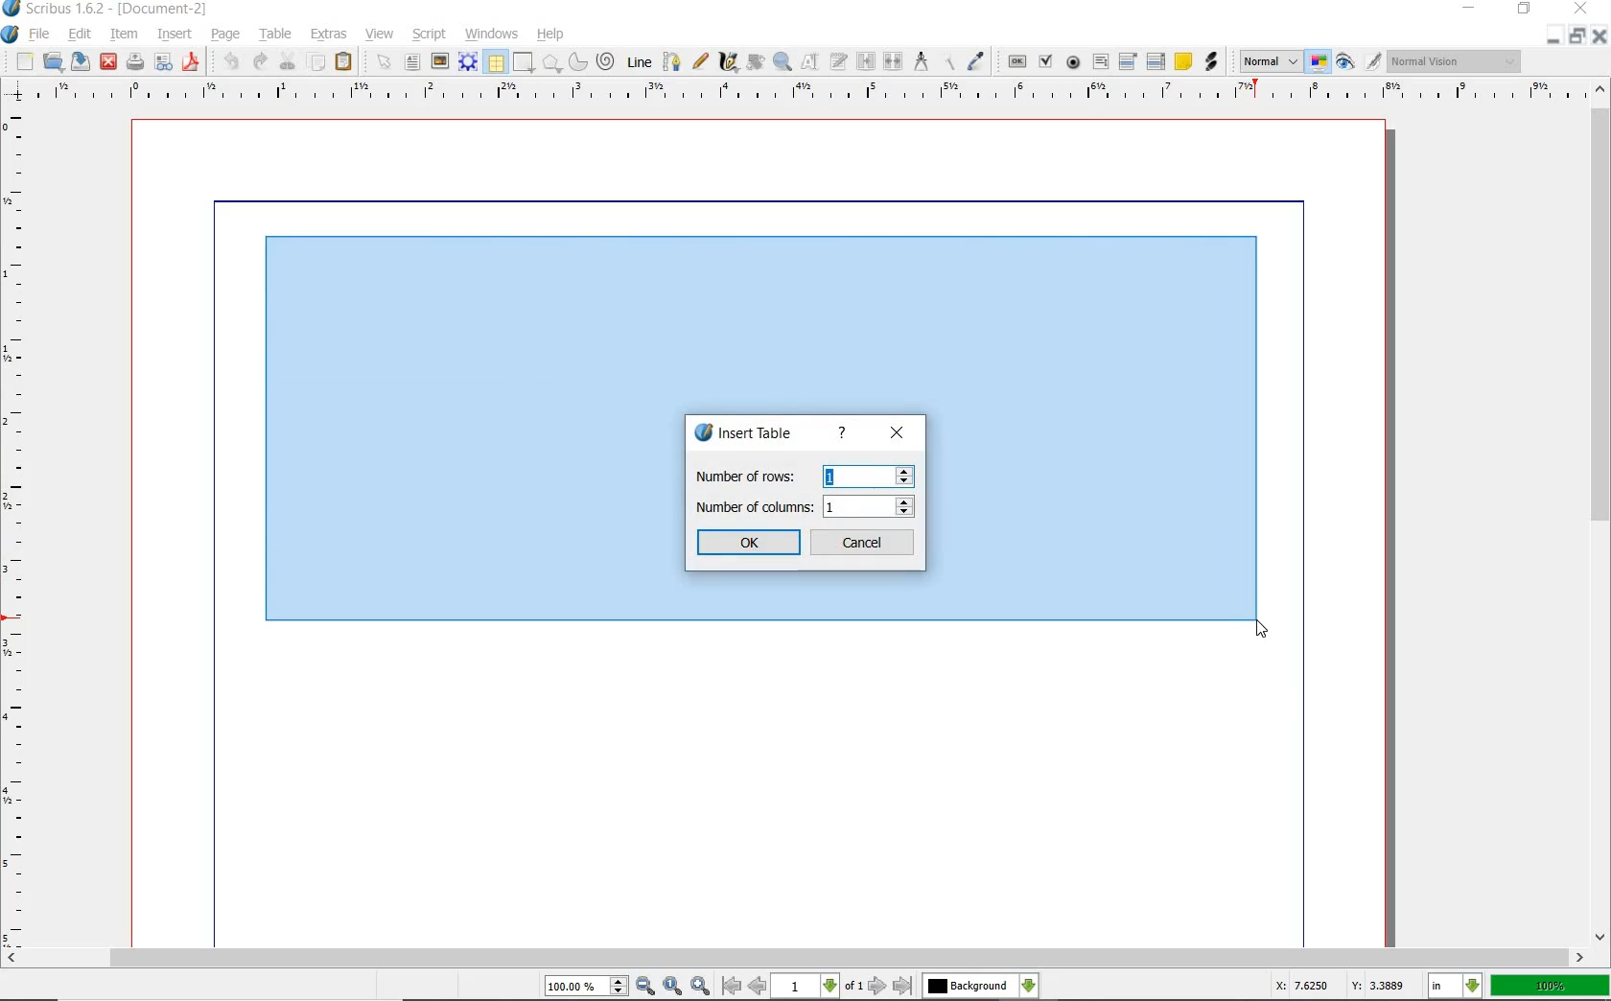  What do you see at coordinates (836, 63) in the screenshot?
I see `edit frame with story editor` at bounding box center [836, 63].